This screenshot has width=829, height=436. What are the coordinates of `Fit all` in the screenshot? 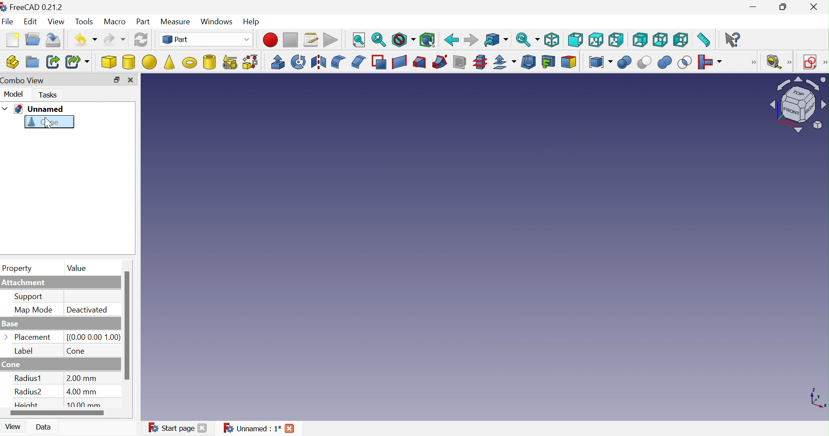 It's located at (359, 40).